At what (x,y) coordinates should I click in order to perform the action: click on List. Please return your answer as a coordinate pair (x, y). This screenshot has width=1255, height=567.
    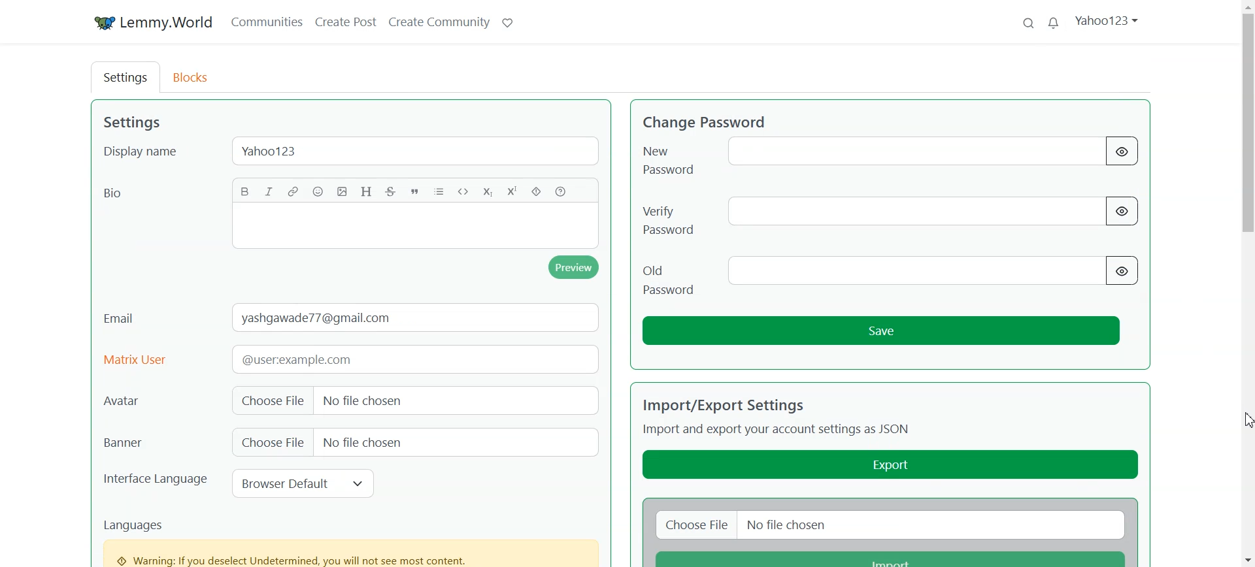
    Looking at the image, I should click on (439, 190).